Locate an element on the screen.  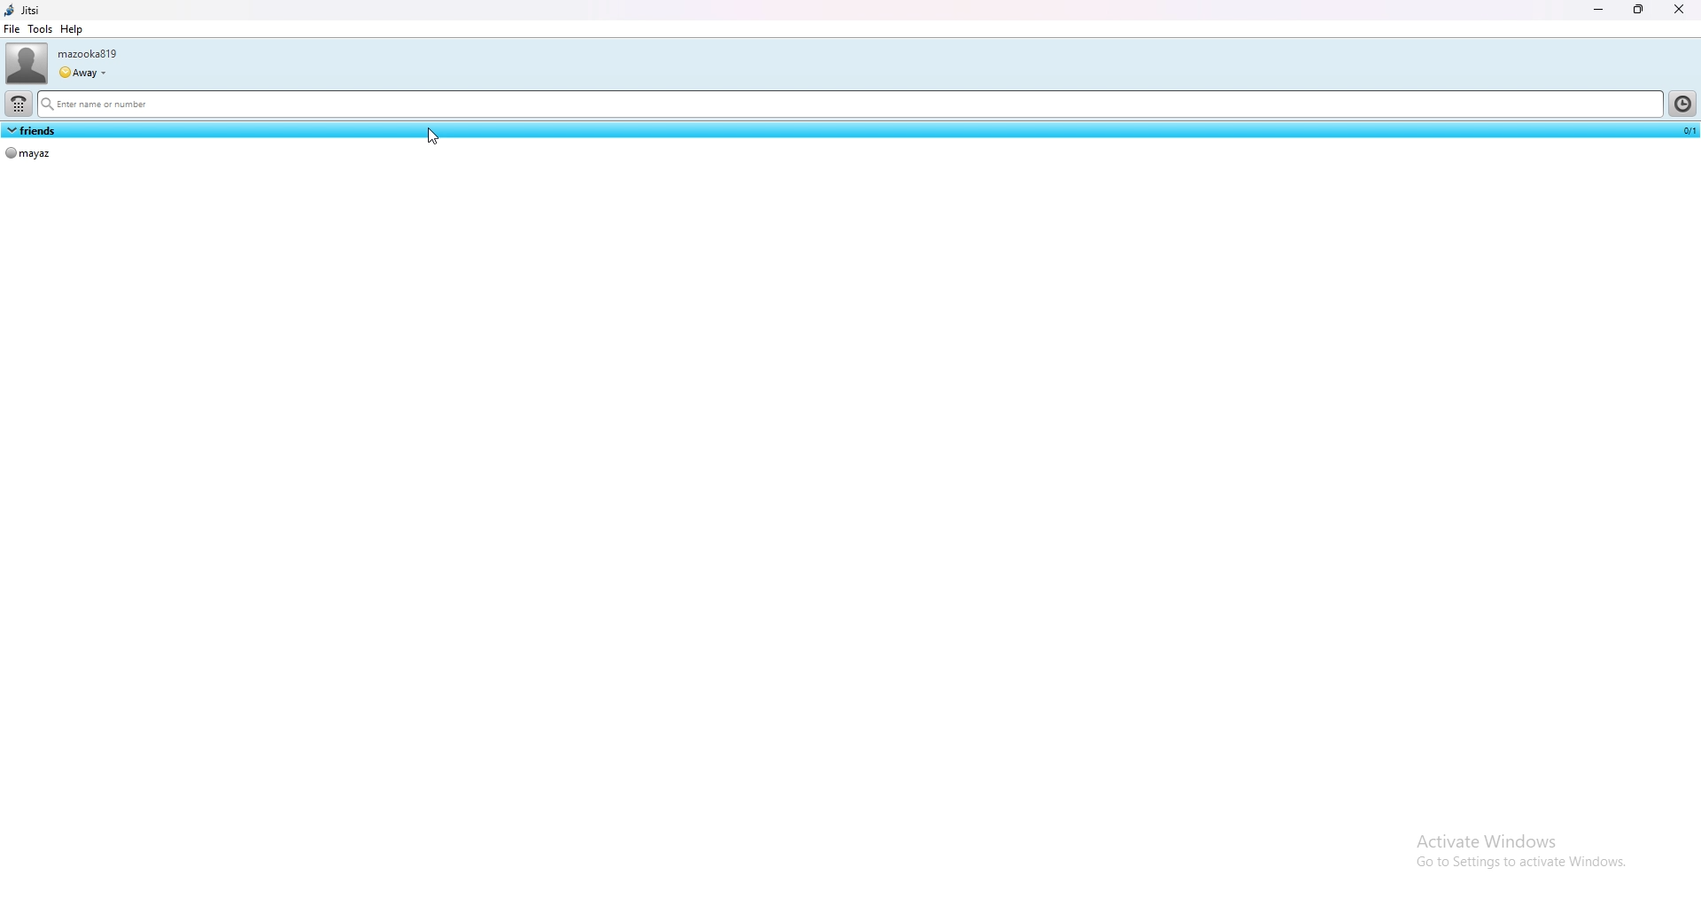
user status is located at coordinates (82, 74).